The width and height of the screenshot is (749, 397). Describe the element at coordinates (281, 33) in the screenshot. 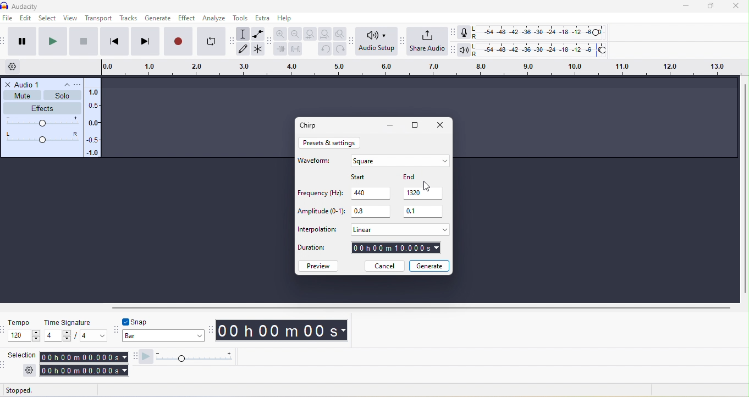

I see `zoom in ` at that location.